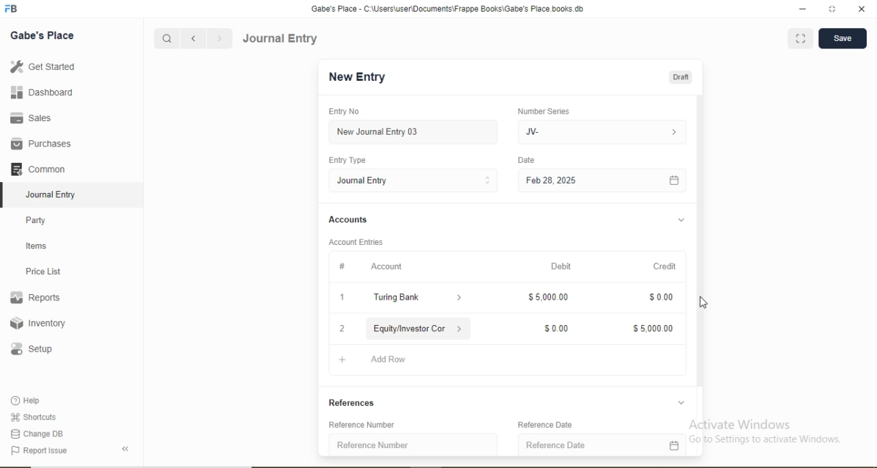 This screenshot has width=877, height=468. Describe the element at coordinates (681, 402) in the screenshot. I see `Dropdown` at that location.